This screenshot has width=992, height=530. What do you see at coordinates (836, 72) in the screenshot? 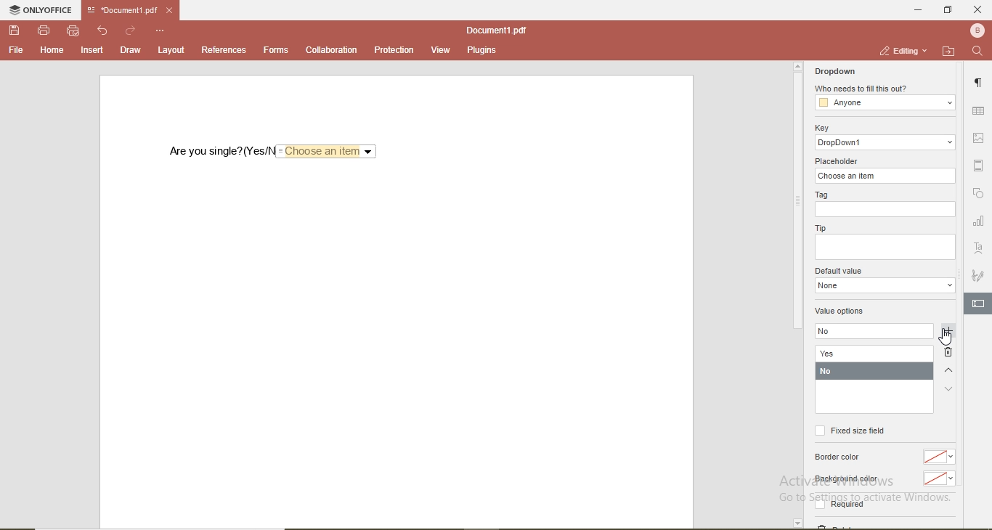
I see `dropdown` at bounding box center [836, 72].